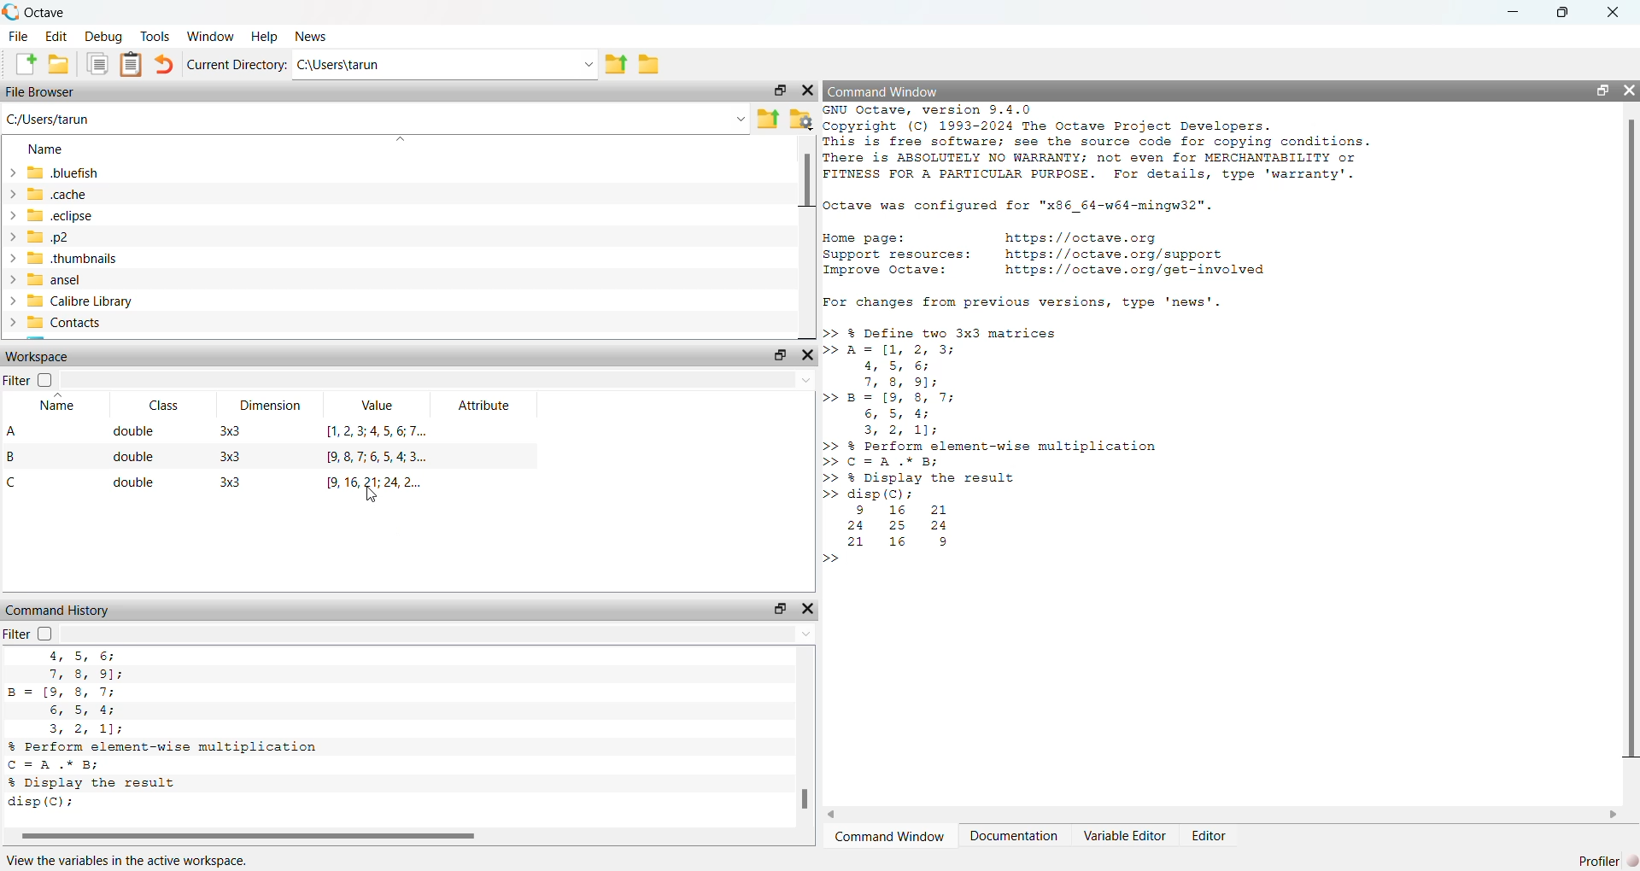 The width and height of the screenshot is (1640, 871). What do you see at coordinates (437, 379) in the screenshot?
I see `Dropdown` at bounding box center [437, 379].